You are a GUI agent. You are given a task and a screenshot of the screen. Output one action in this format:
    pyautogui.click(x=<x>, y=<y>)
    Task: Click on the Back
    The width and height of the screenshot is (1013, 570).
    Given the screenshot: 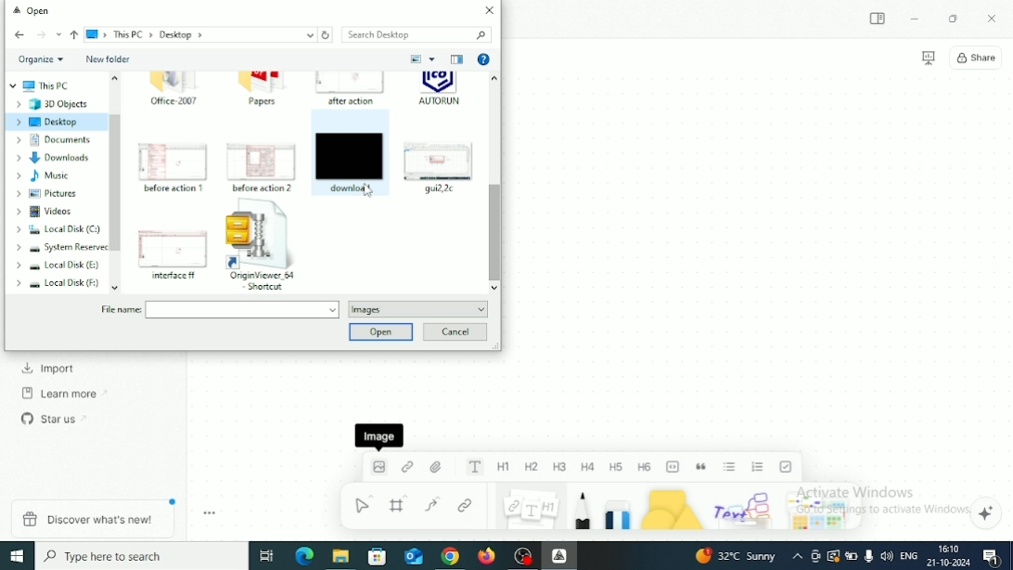 What is the action you would take?
    pyautogui.click(x=19, y=35)
    